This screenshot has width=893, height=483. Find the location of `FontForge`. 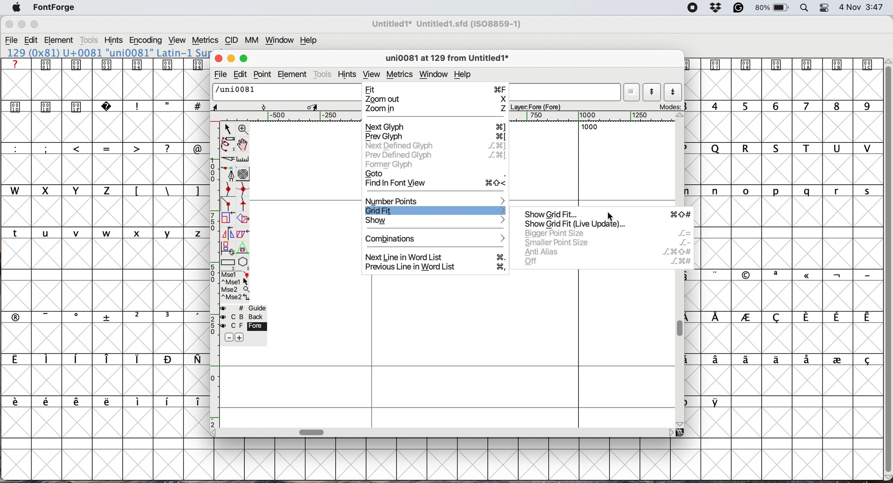

FontForge is located at coordinates (54, 9).